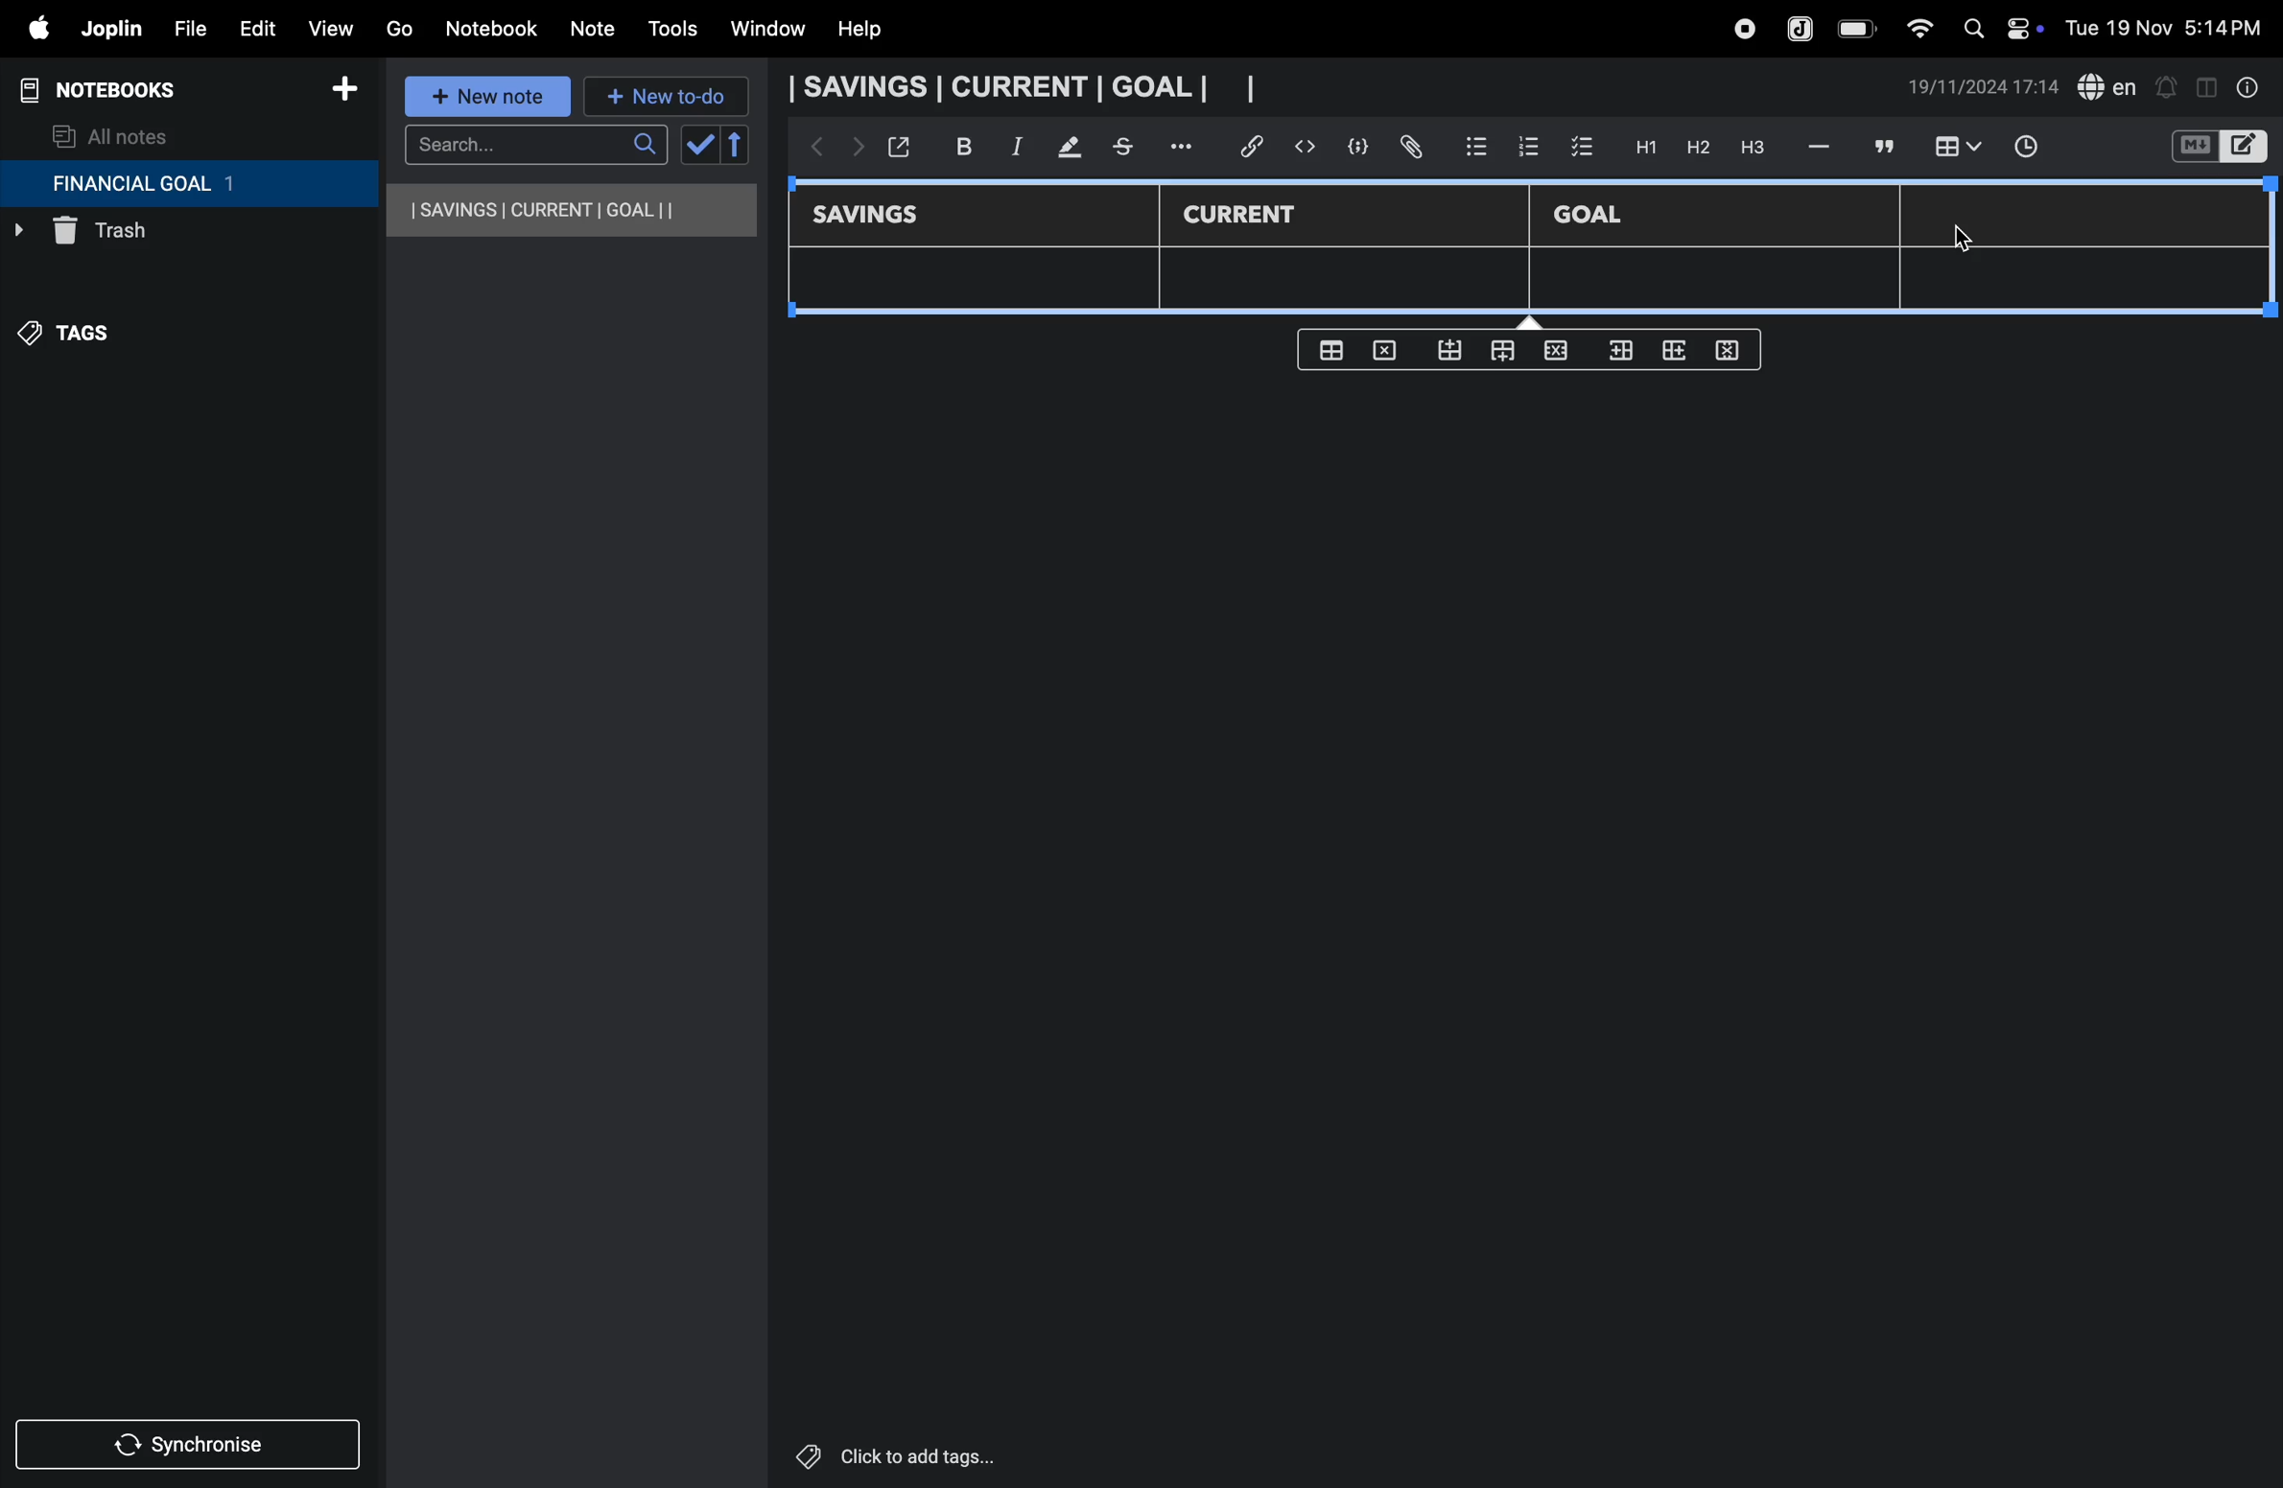 Image resolution: width=2283 pixels, height=1488 pixels. I want to click on synchronize, so click(190, 1441).